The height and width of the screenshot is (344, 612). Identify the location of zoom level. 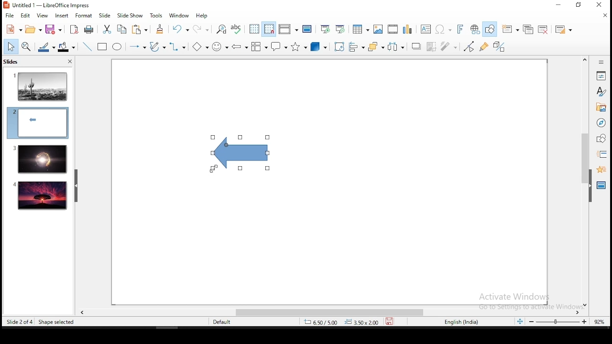
(600, 321).